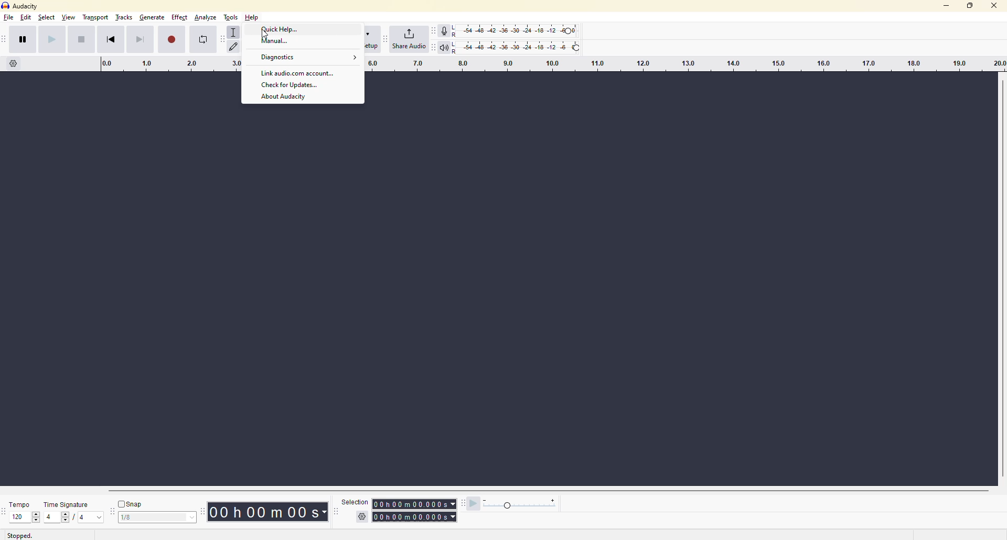 Image resolution: width=1007 pixels, height=540 pixels. What do you see at coordinates (278, 29) in the screenshot?
I see `quick help` at bounding box center [278, 29].